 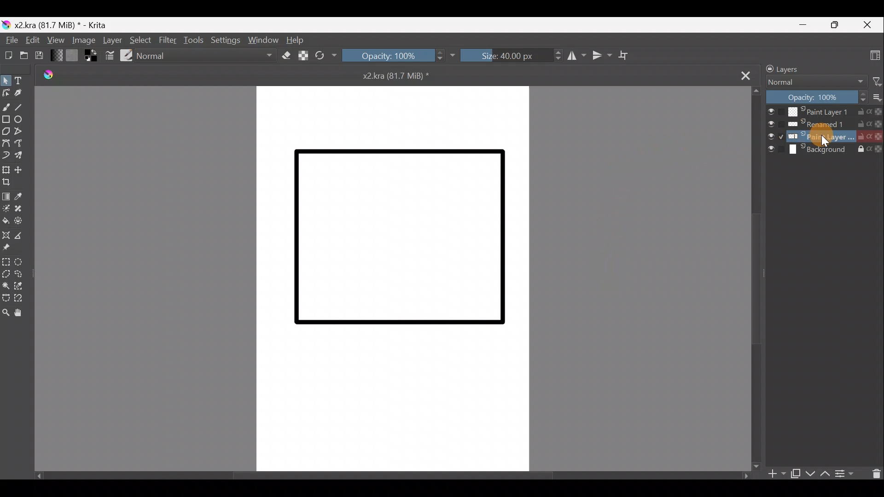 I want to click on Move layer/mask up, so click(x=827, y=473).